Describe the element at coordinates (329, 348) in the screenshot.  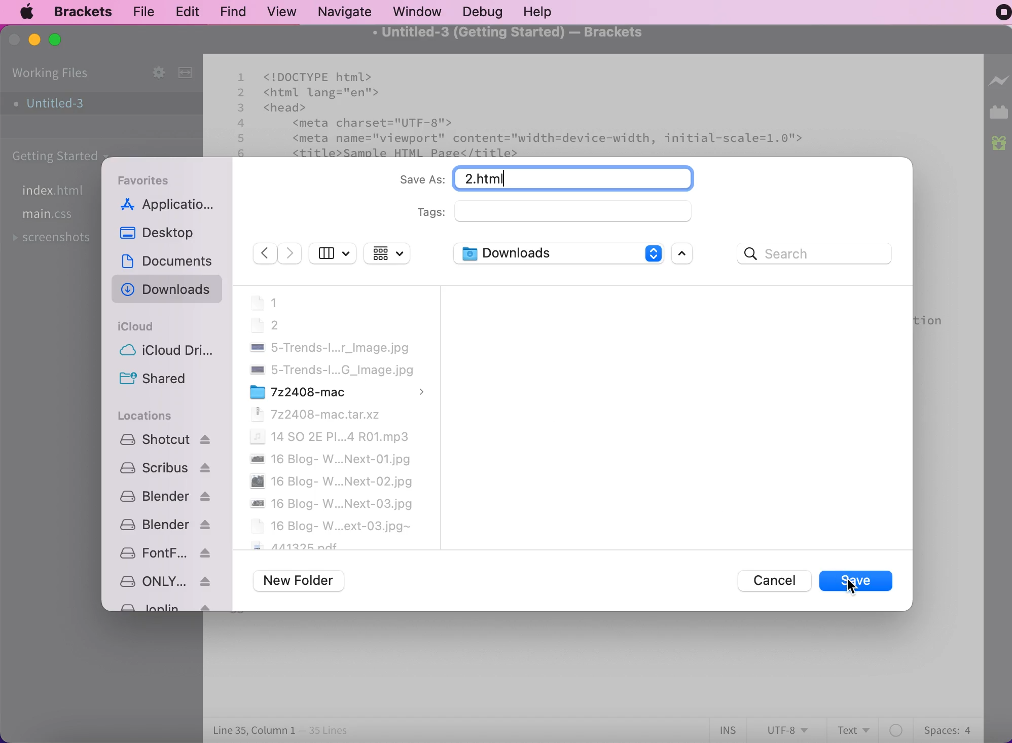
I see `5-trends-I...r_Image.jpg` at that location.